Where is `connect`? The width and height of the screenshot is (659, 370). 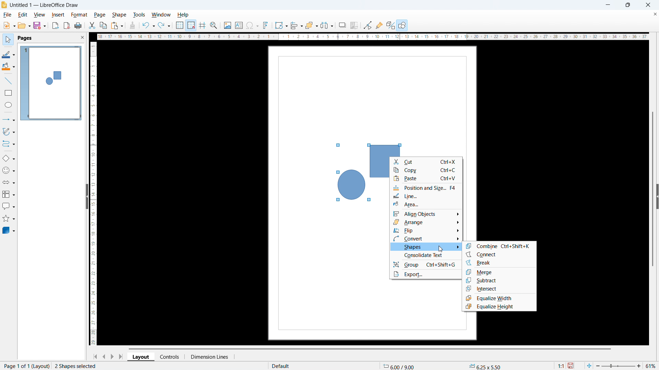 connect is located at coordinates (501, 254).